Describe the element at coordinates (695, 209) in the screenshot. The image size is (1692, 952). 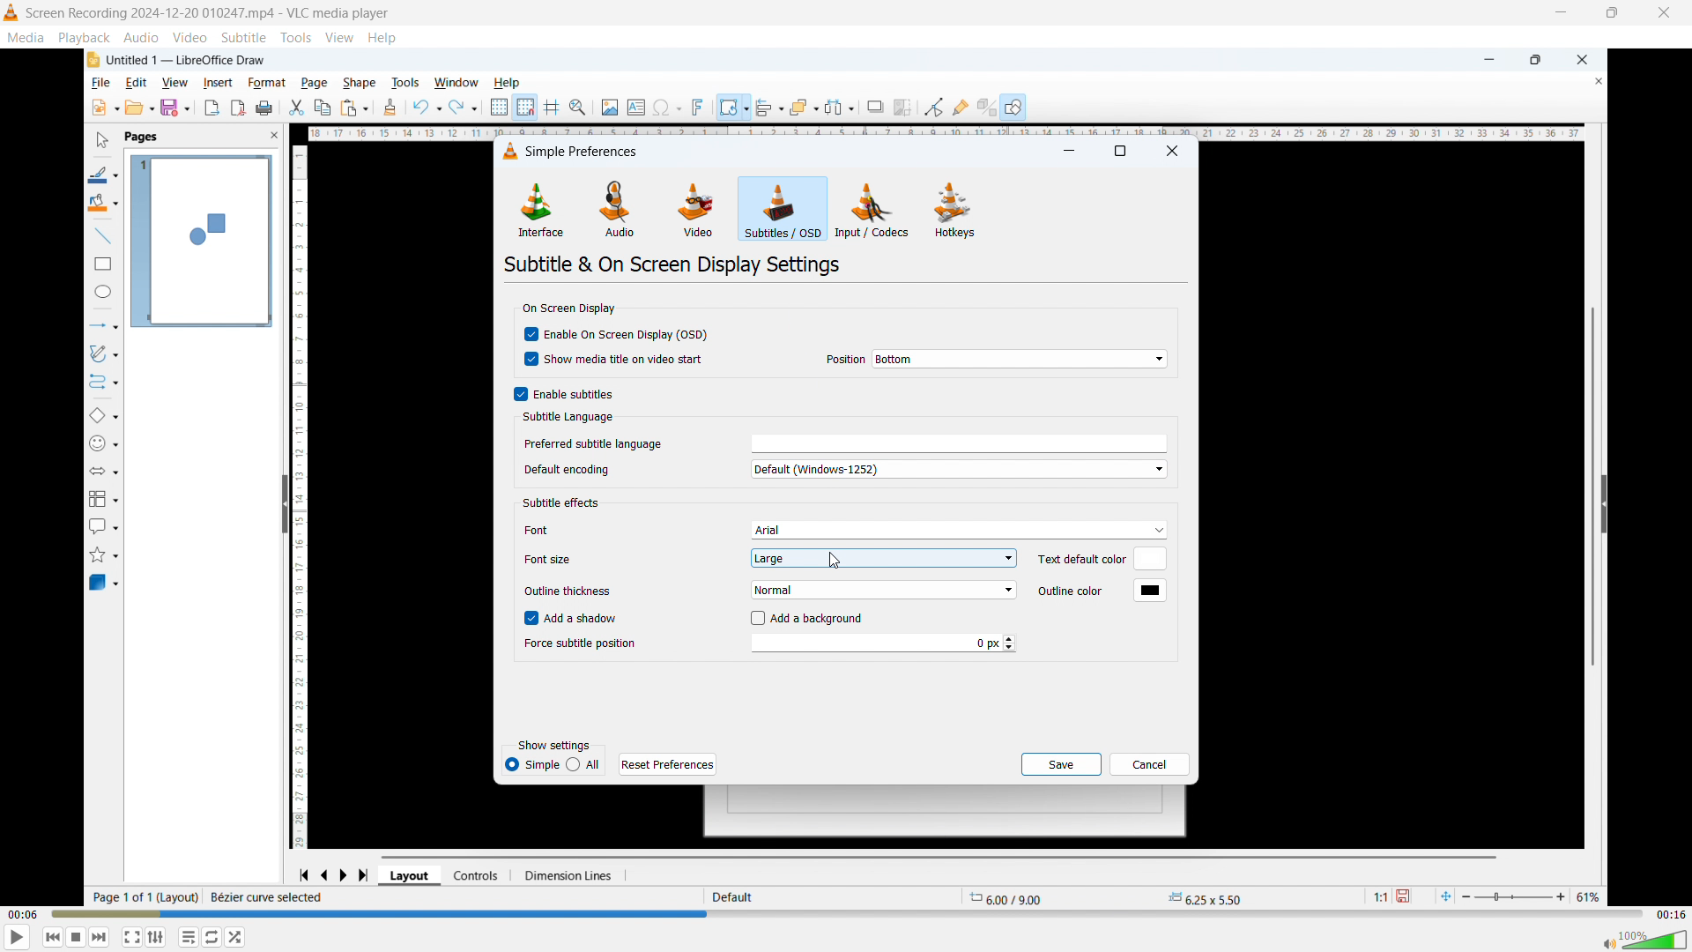
I see `Video ` at that location.